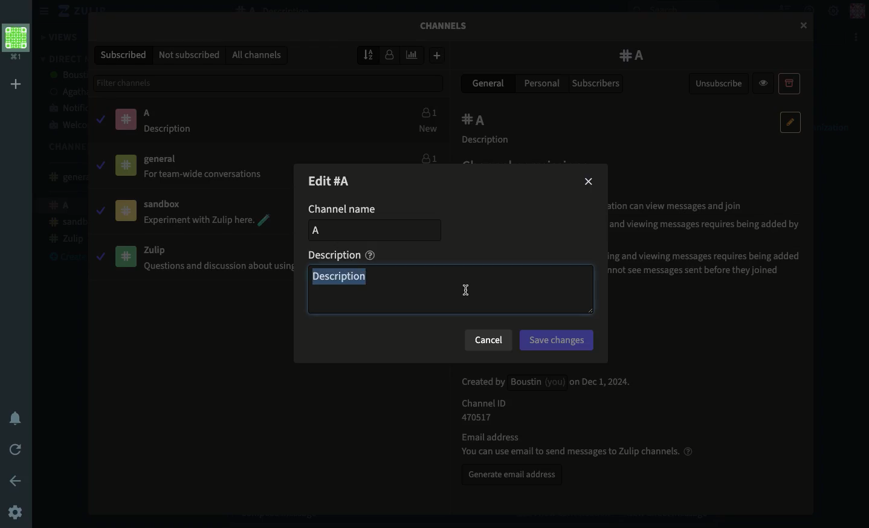  I want to click on Notification bot, so click(66, 108).